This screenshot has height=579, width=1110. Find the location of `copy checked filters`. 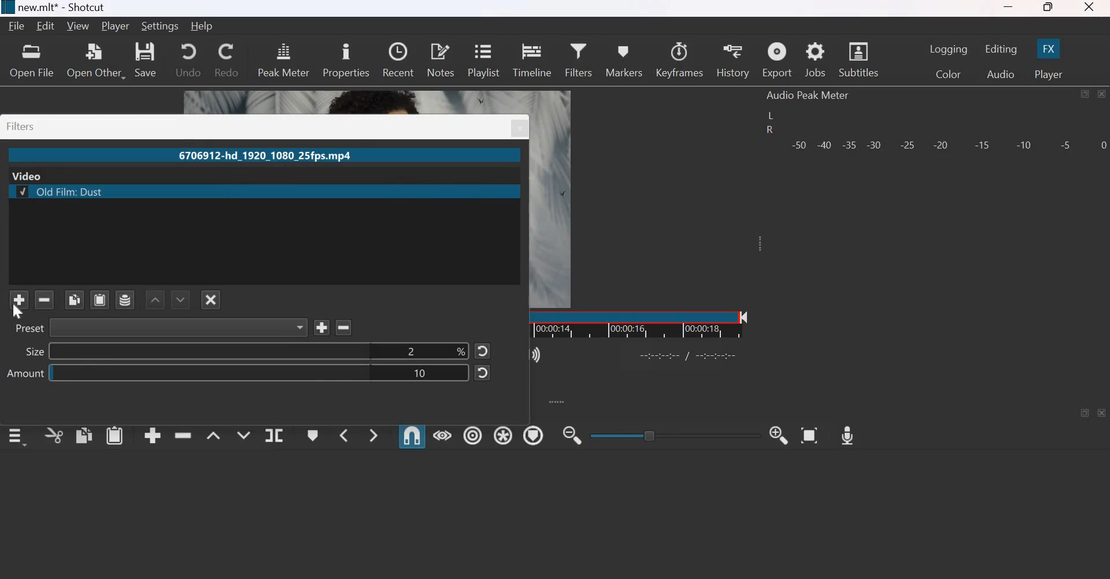

copy checked filters is located at coordinates (74, 300).